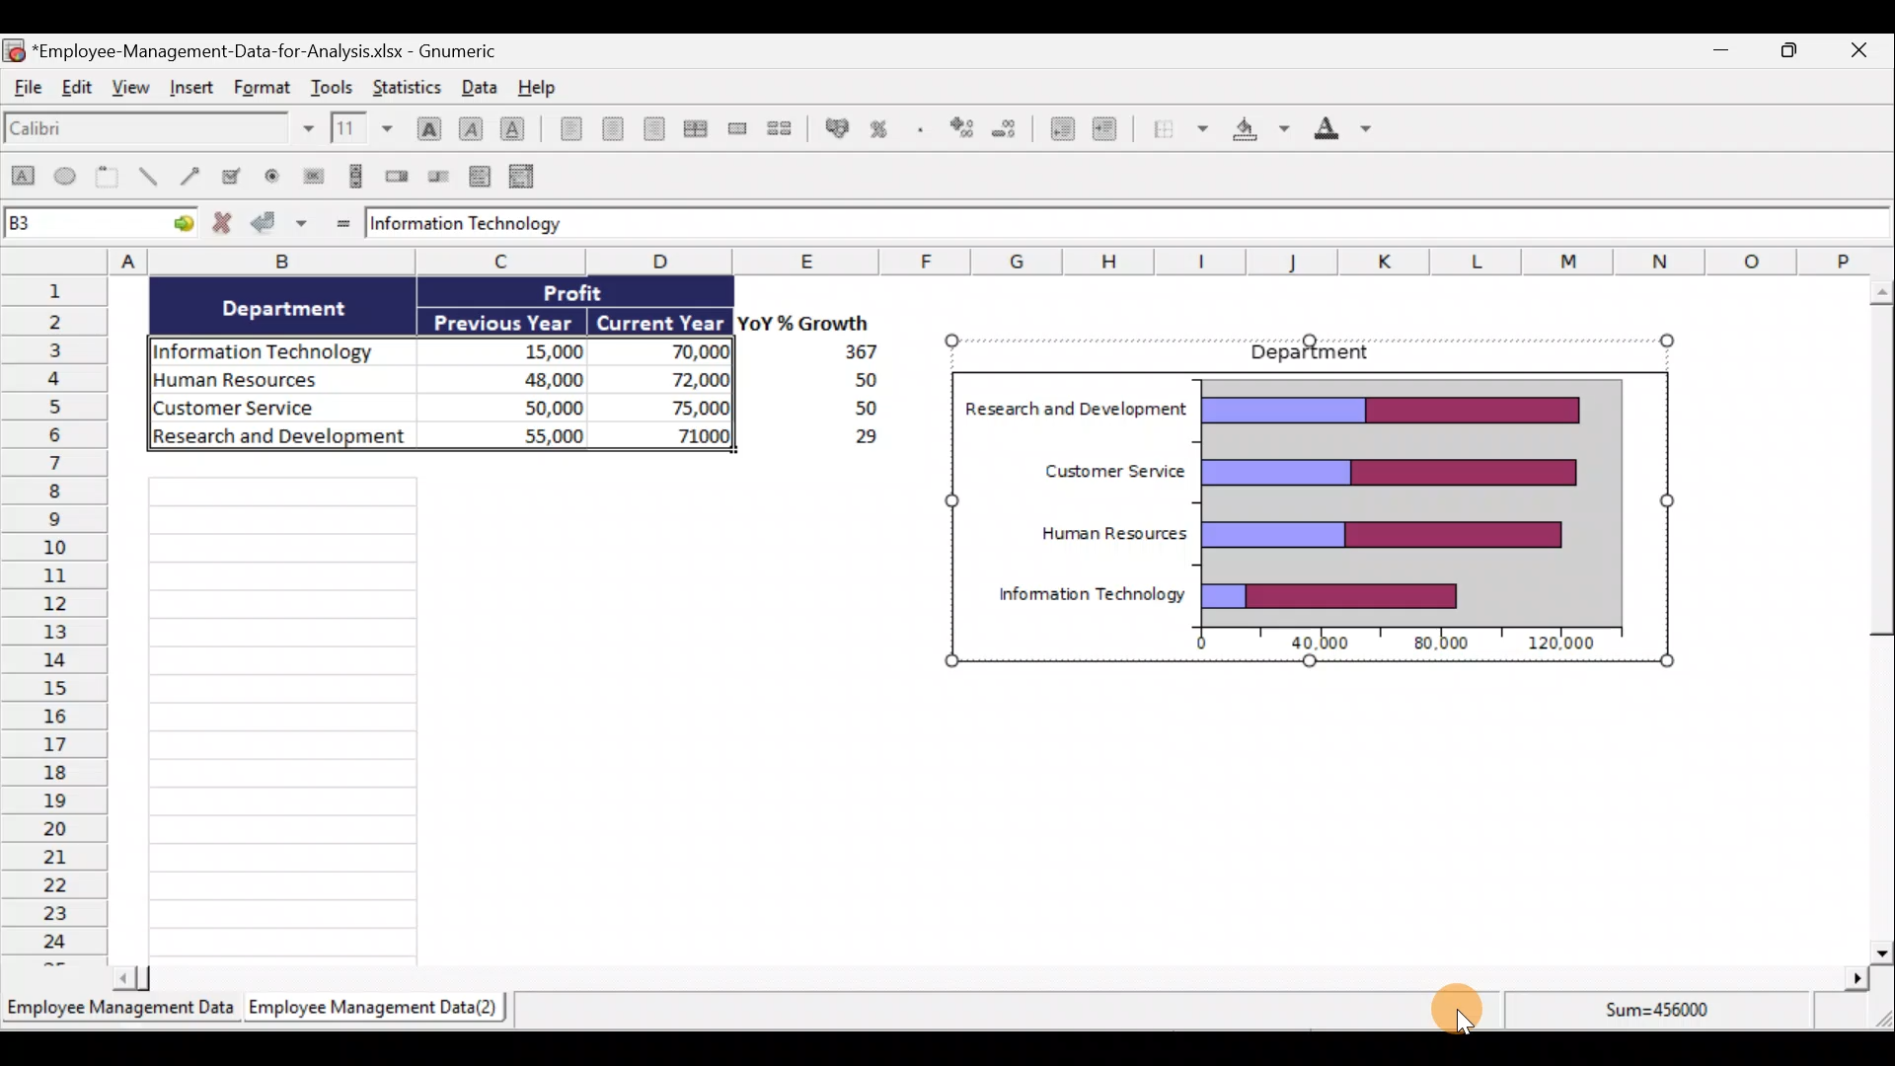 The width and height of the screenshot is (1895, 1066). Describe the element at coordinates (112, 179) in the screenshot. I see `Create a frame` at that location.